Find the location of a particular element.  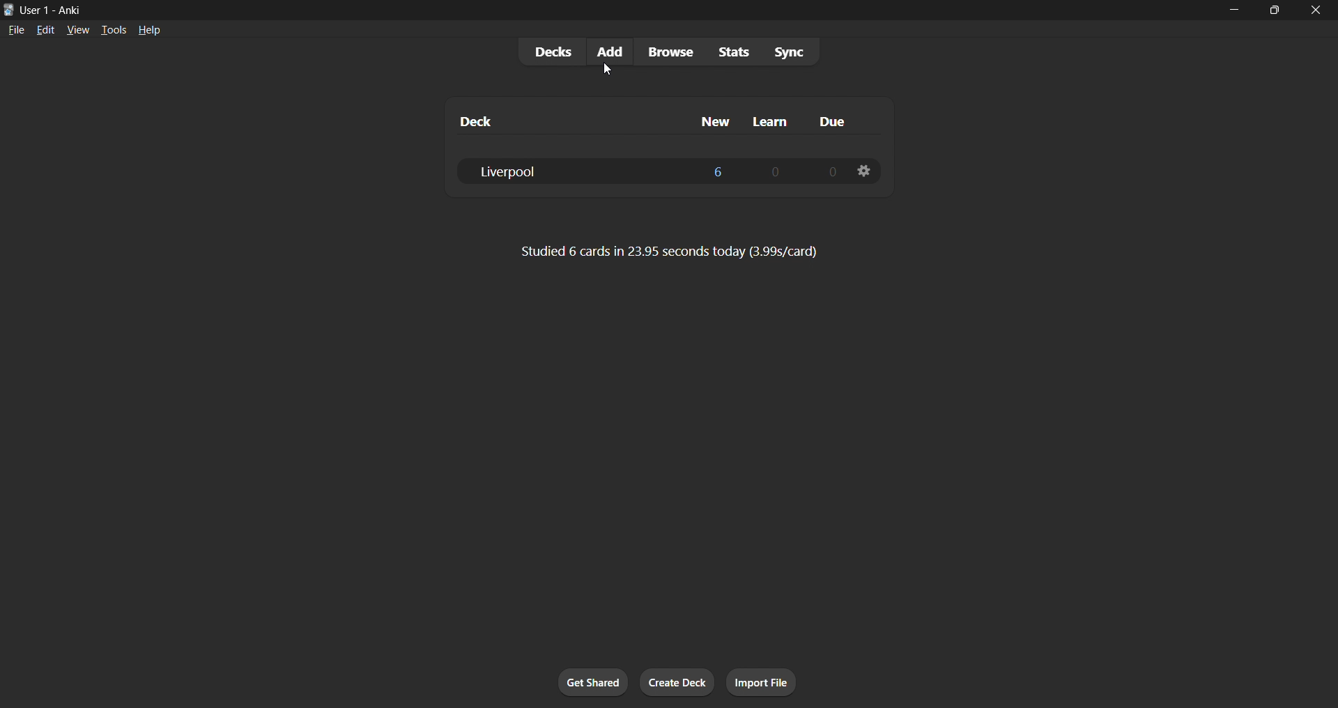

import file is located at coordinates (761, 682).